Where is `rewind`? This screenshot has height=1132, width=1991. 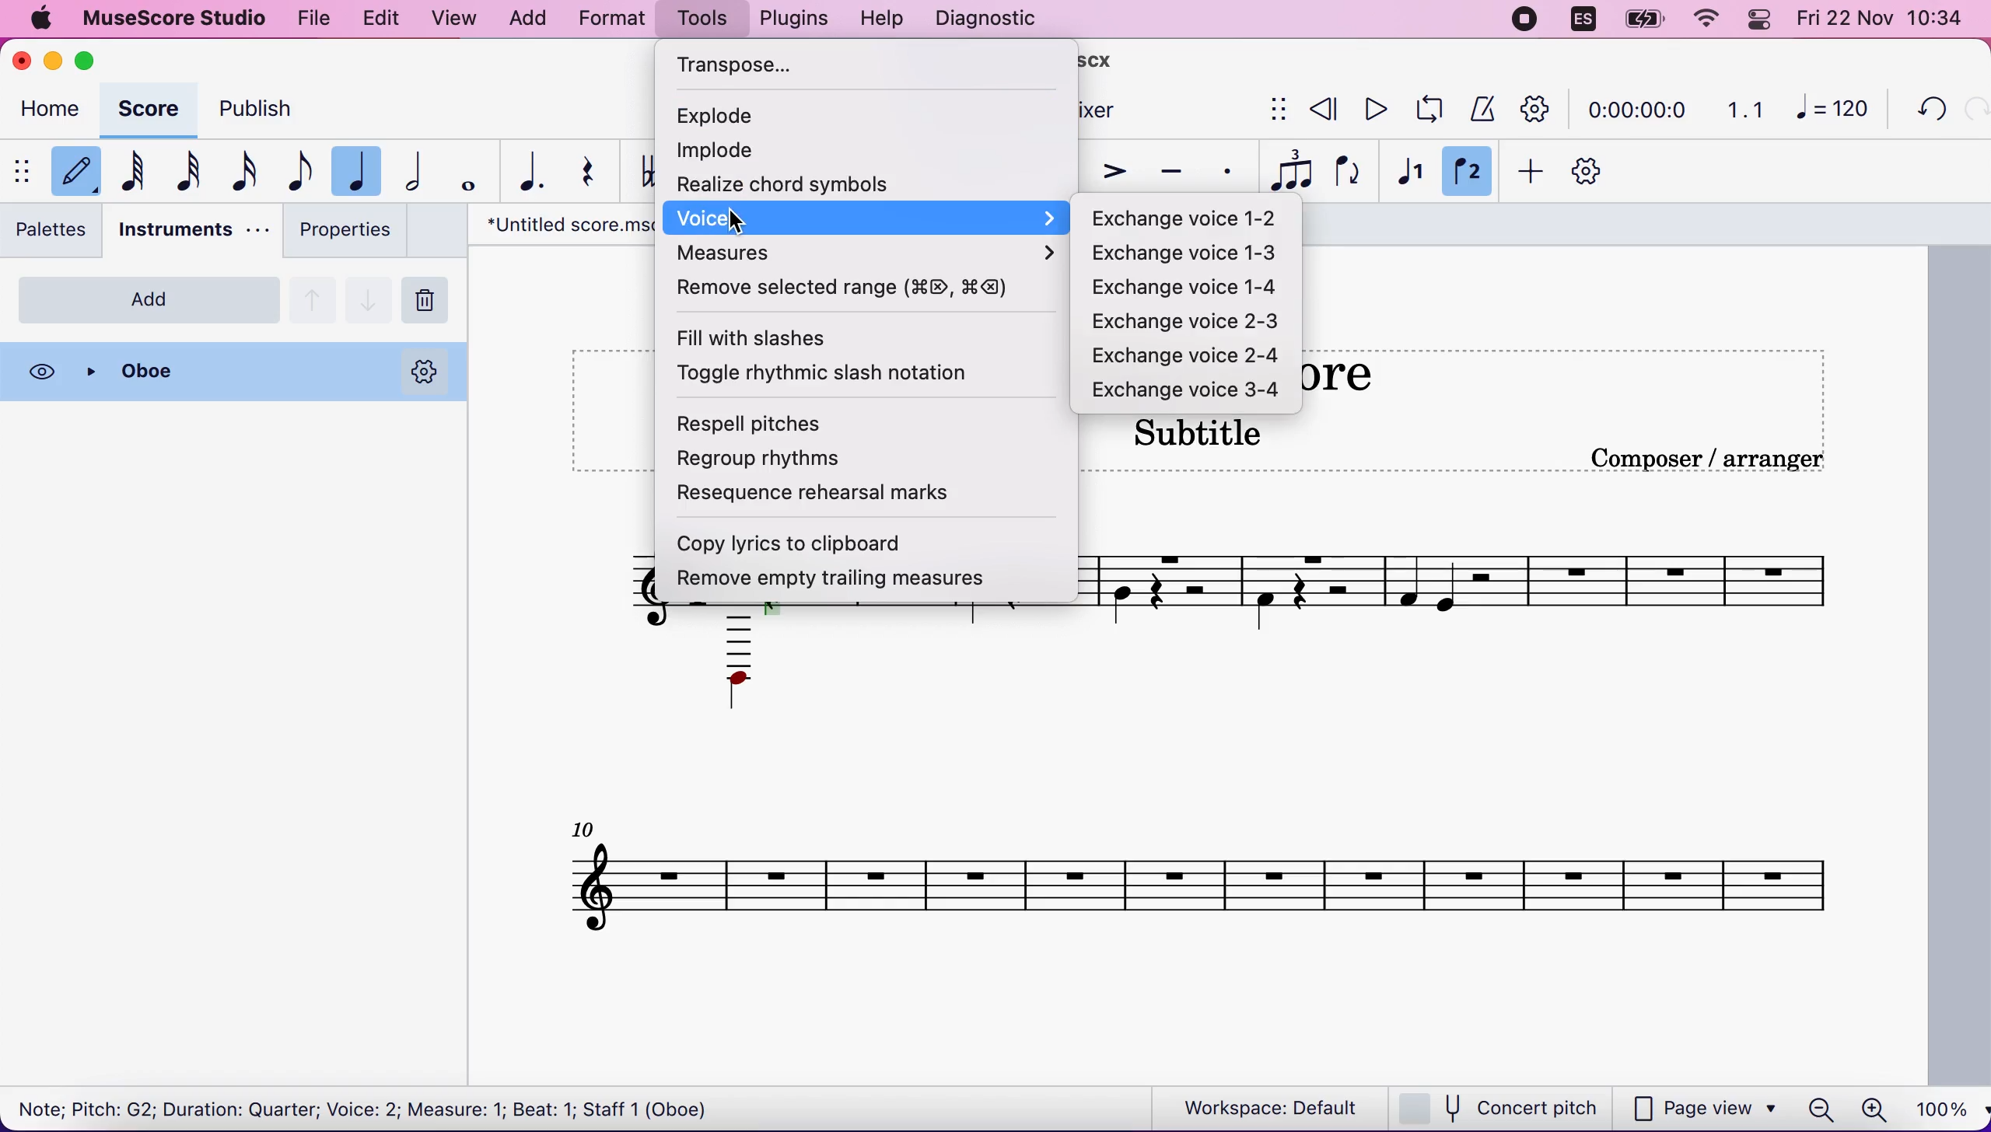
rewind is located at coordinates (1321, 107).